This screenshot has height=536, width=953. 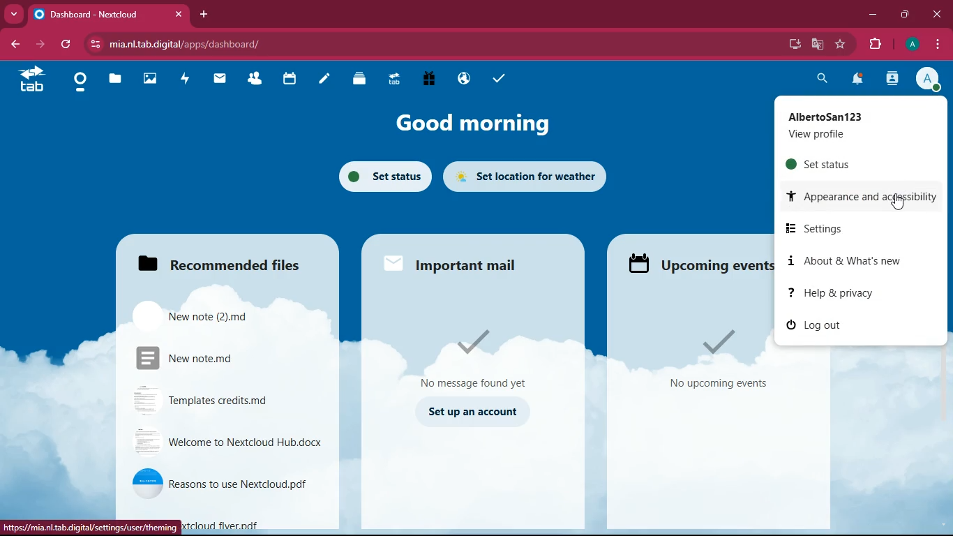 What do you see at coordinates (206, 14) in the screenshot?
I see `add tab` at bounding box center [206, 14].